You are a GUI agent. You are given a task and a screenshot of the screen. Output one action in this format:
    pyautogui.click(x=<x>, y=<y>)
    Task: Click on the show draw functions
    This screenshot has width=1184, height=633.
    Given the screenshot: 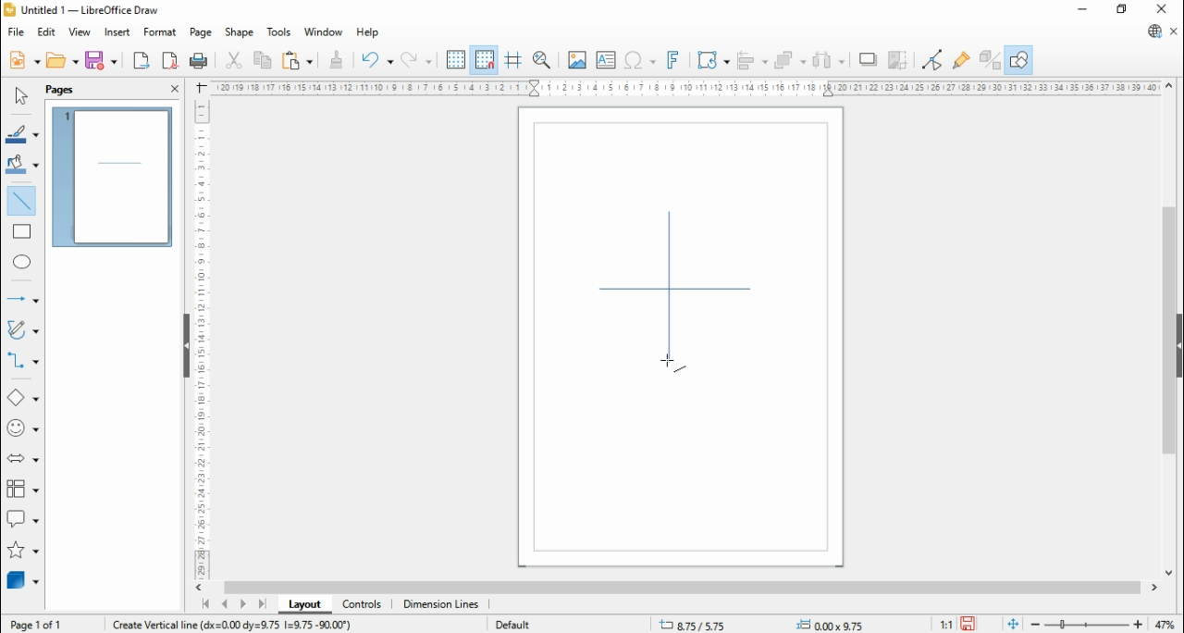 What is the action you would take?
    pyautogui.click(x=1020, y=59)
    